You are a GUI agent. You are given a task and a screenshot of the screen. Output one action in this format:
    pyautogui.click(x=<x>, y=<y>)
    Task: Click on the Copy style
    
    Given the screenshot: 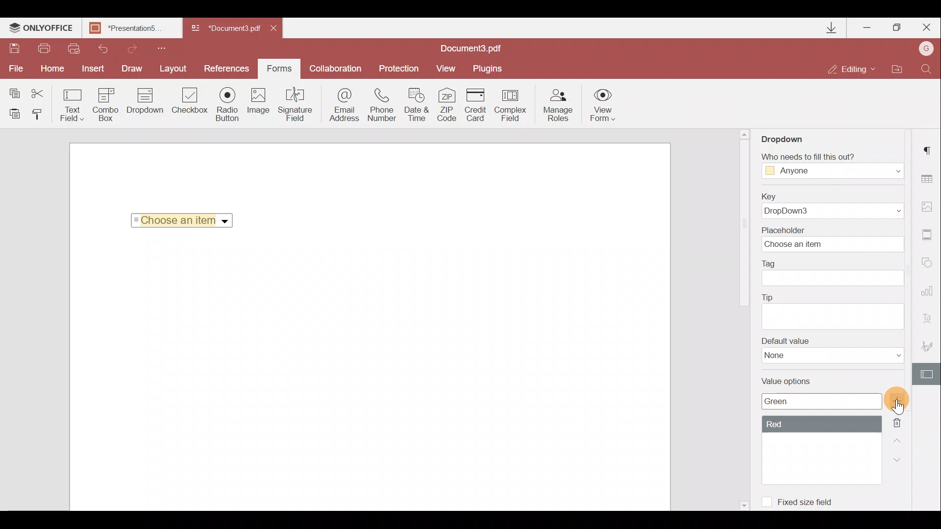 What is the action you would take?
    pyautogui.click(x=41, y=117)
    